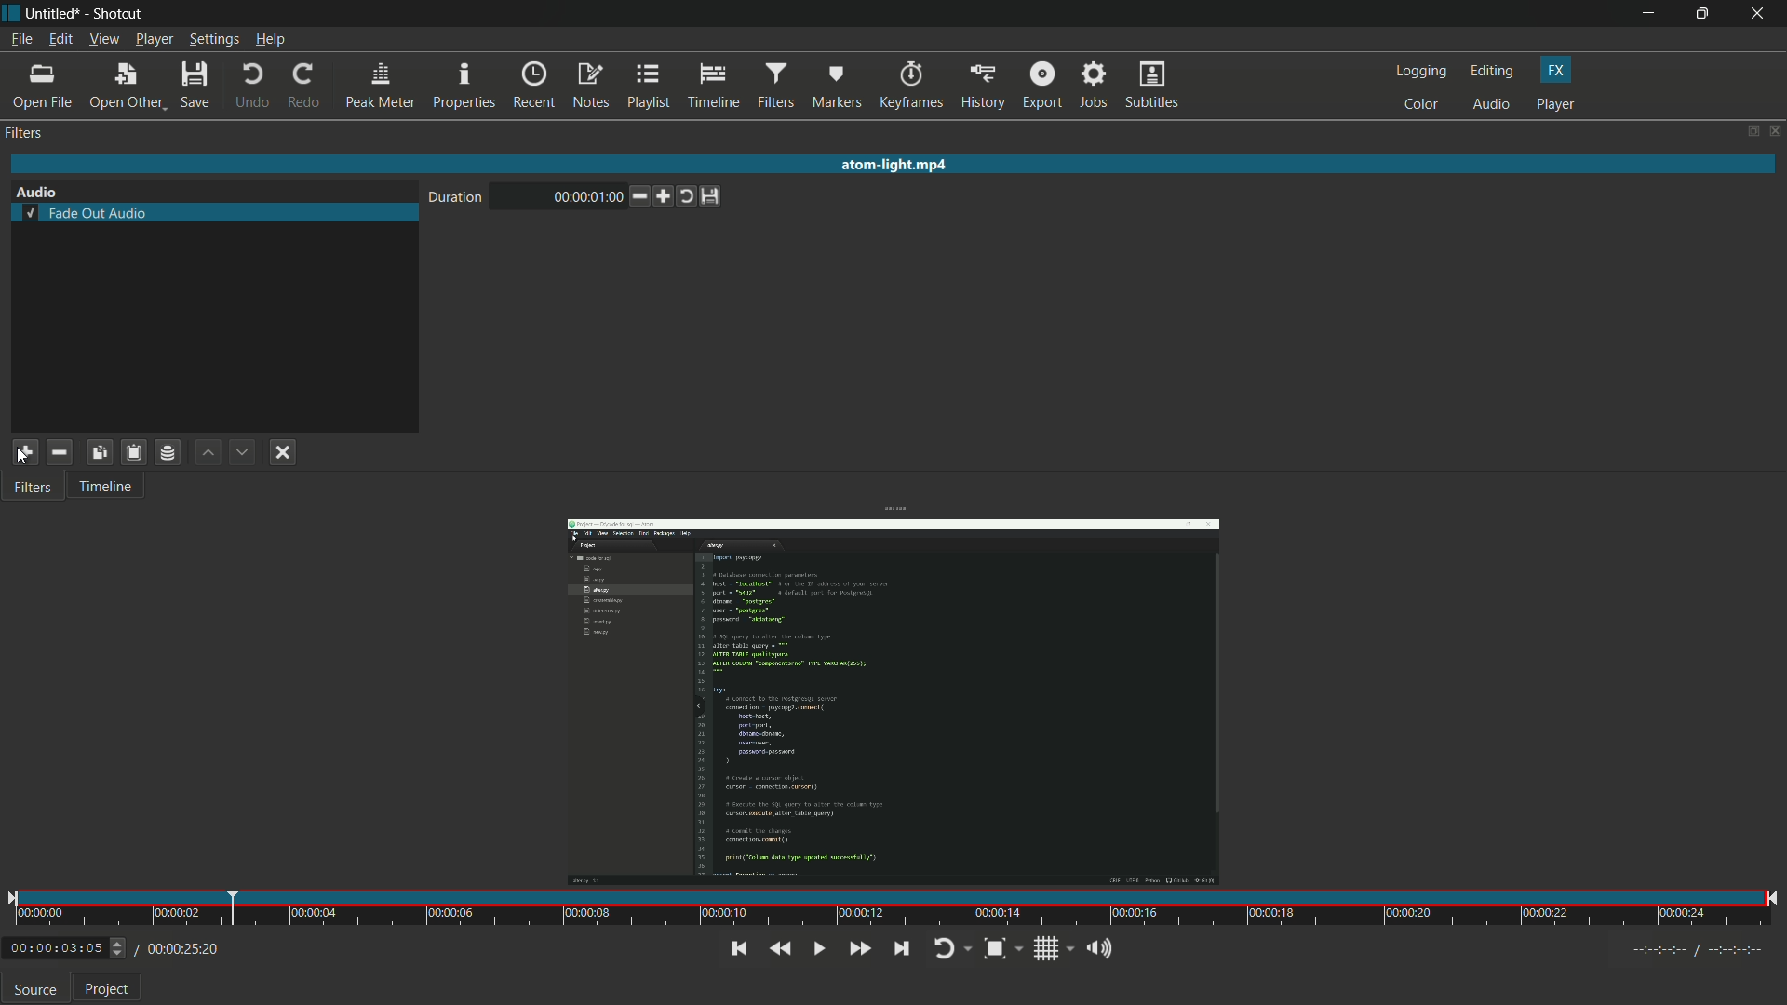 Image resolution: width=1787 pixels, height=1005 pixels. What do you see at coordinates (108, 992) in the screenshot?
I see `project` at bounding box center [108, 992].